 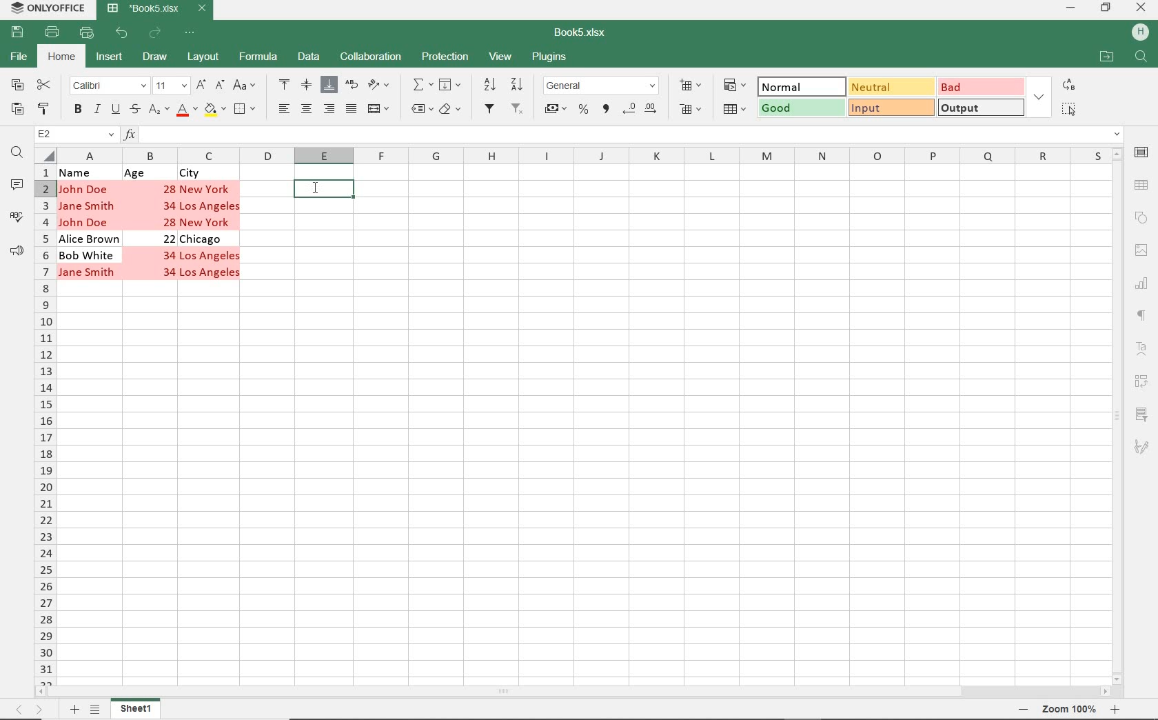 I want to click on FORMULA, so click(x=258, y=59).